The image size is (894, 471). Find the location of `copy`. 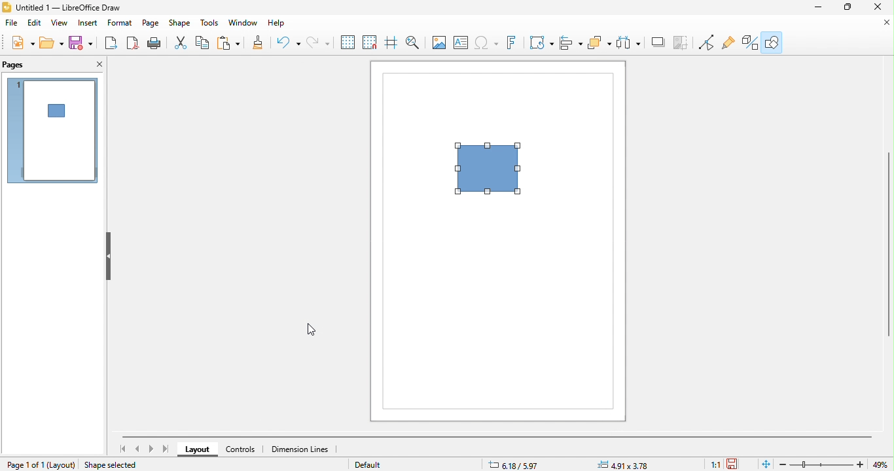

copy is located at coordinates (204, 44).